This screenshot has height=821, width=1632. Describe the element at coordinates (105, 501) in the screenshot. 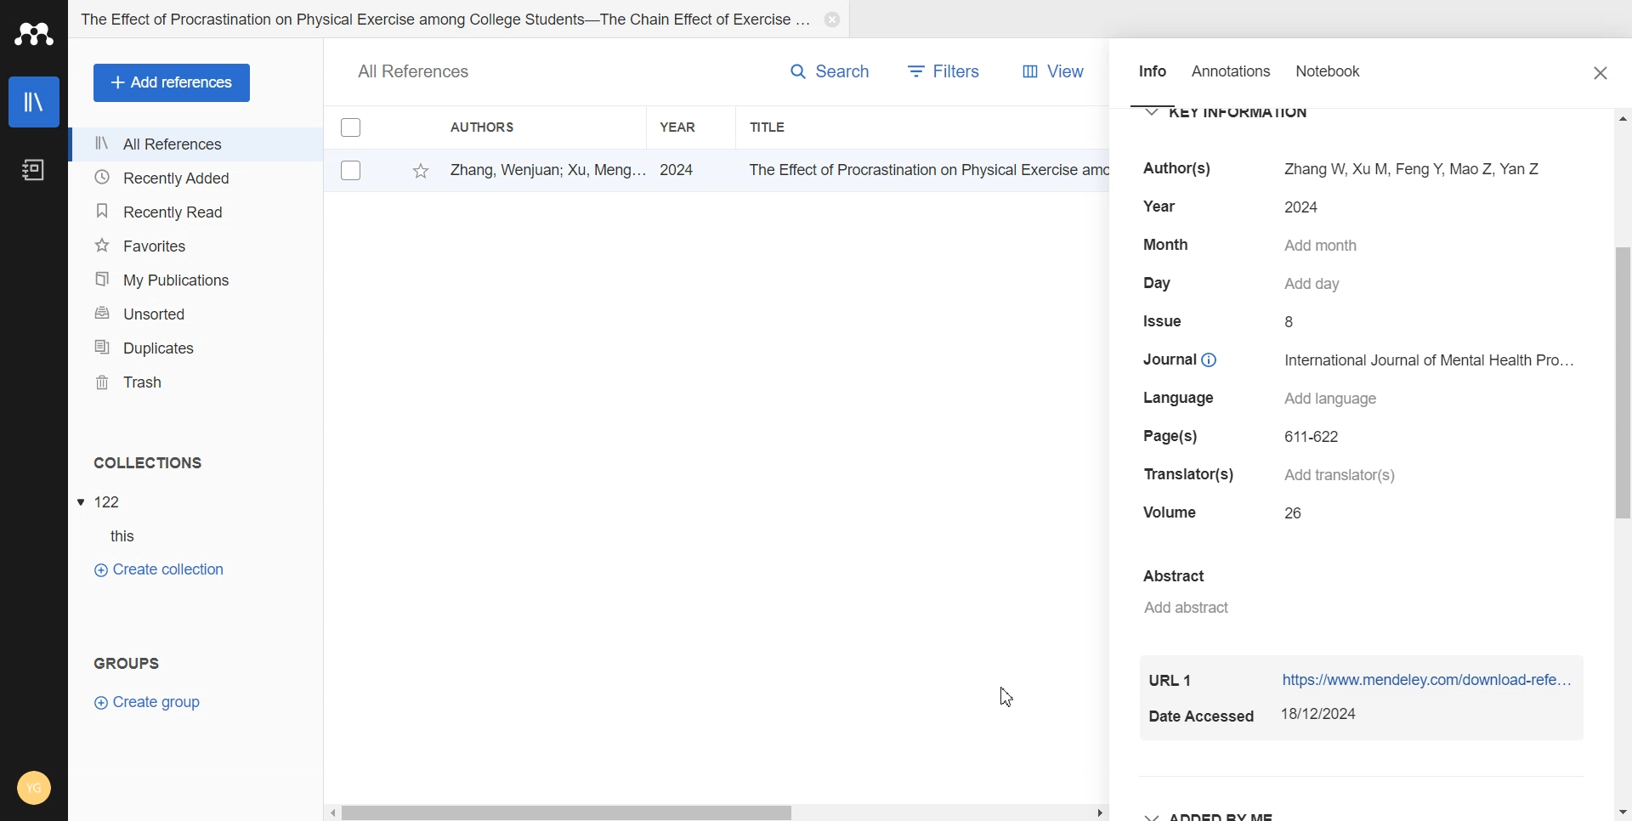

I see `File` at that location.